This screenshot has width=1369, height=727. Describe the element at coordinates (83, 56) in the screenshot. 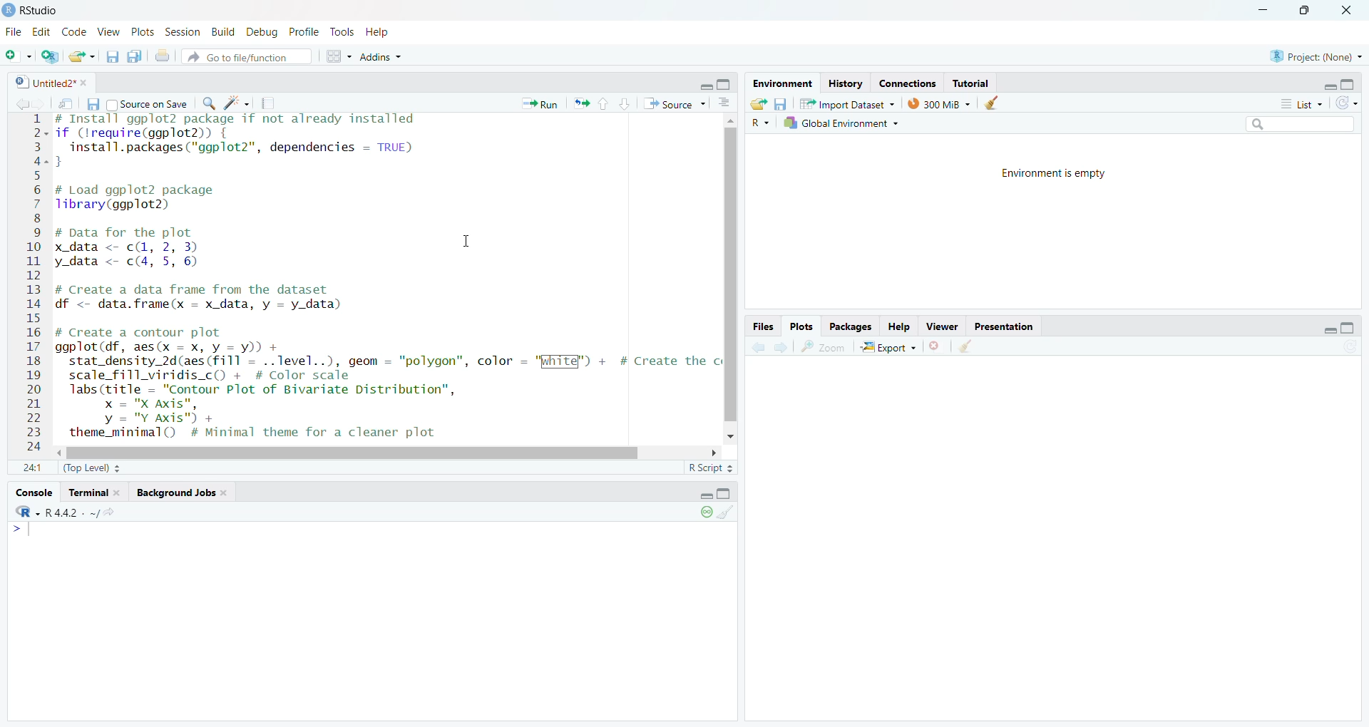

I see `open an existing file` at that location.